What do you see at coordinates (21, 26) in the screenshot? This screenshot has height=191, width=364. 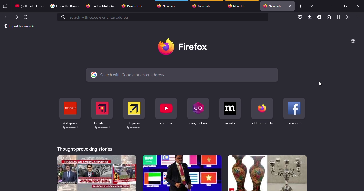 I see `import bookmarks` at bounding box center [21, 26].